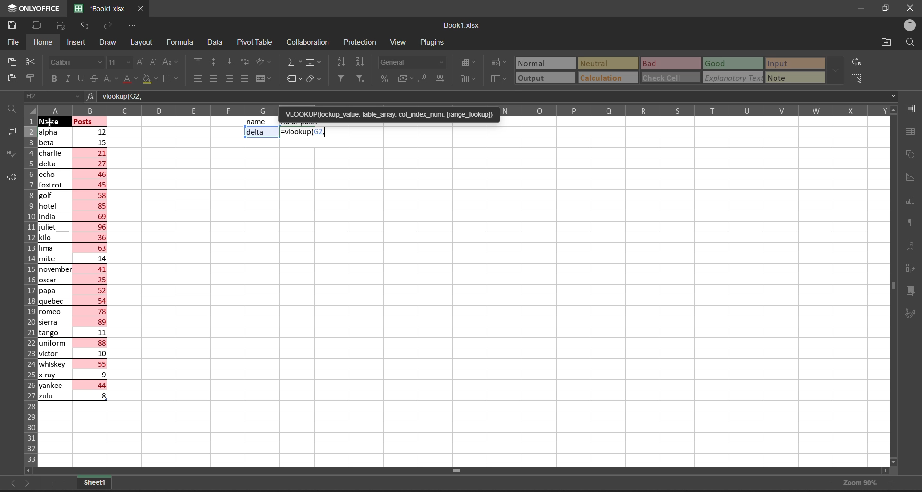 This screenshot has height=492, width=922. What do you see at coordinates (213, 62) in the screenshot?
I see `align center` at bounding box center [213, 62].